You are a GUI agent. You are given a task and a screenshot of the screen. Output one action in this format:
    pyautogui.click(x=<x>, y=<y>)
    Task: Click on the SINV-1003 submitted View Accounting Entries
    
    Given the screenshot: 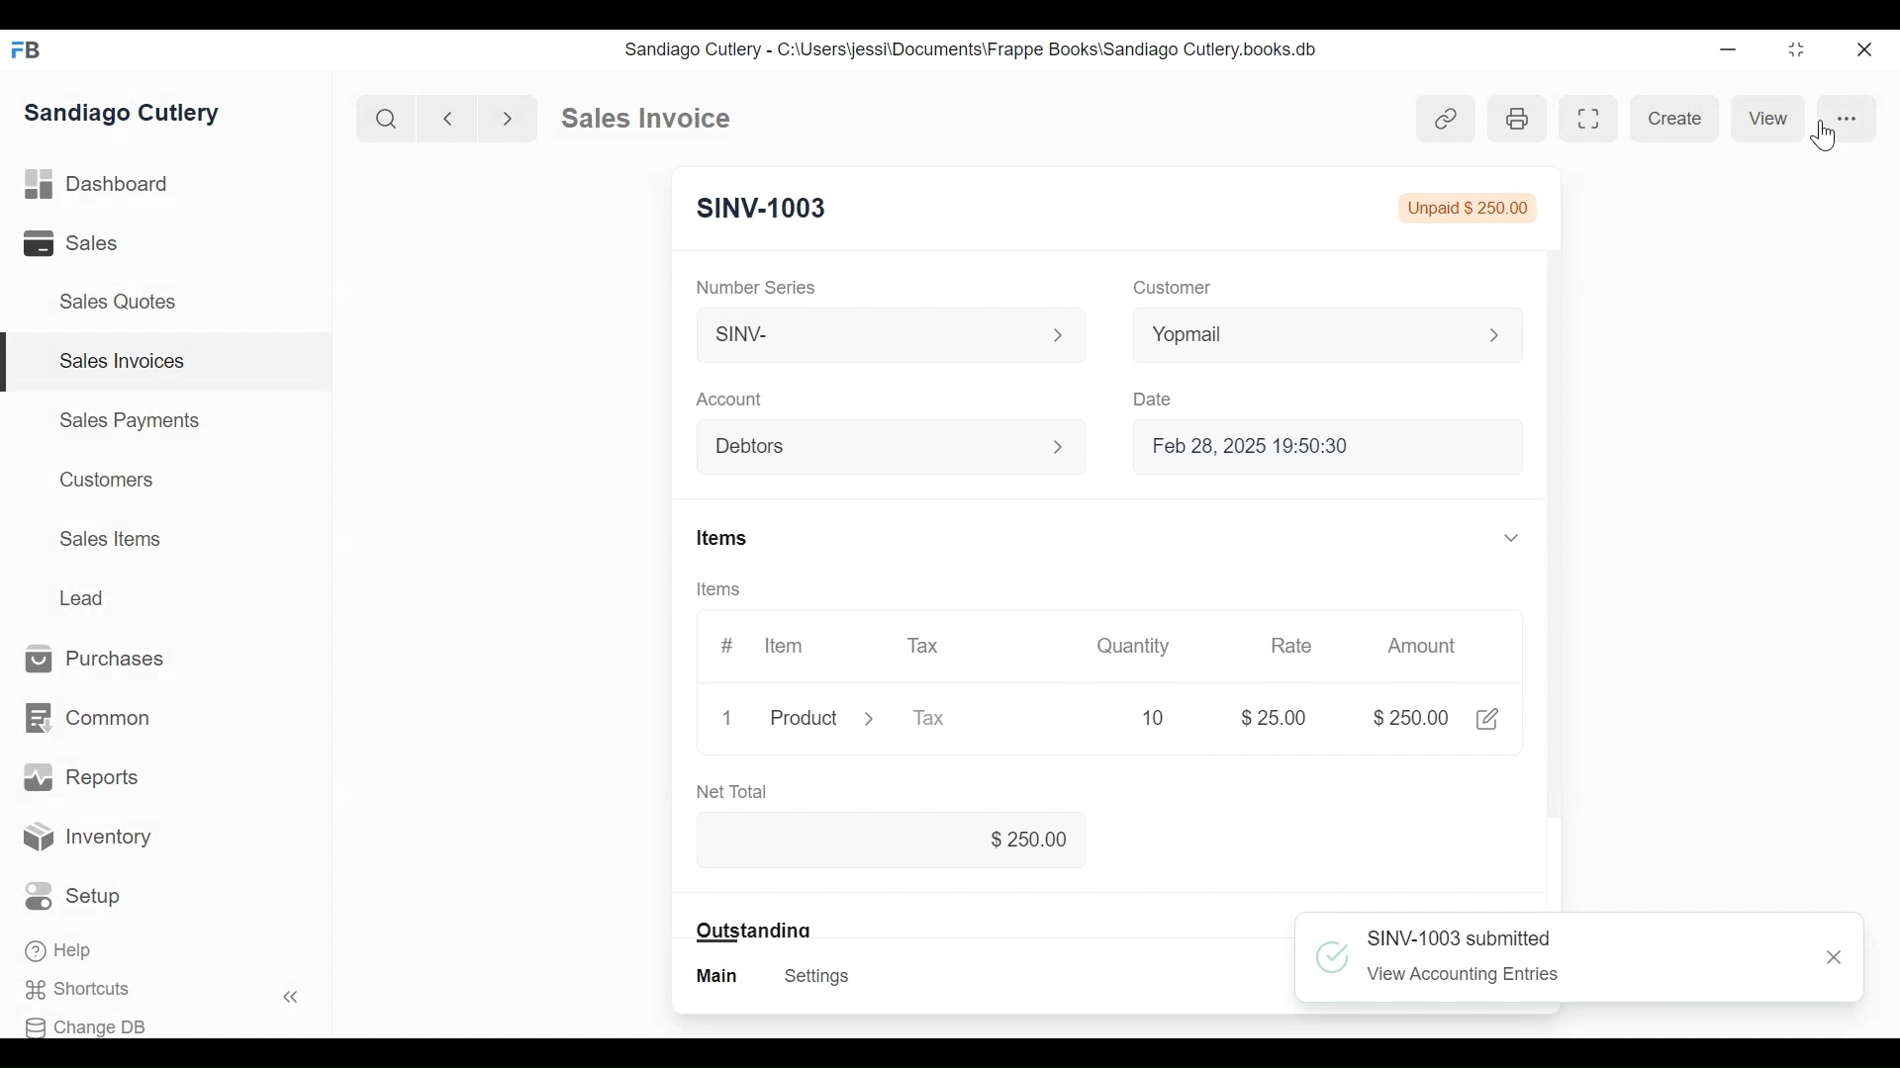 What is the action you would take?
    pyautogui.click(x=1585, y=960)
    